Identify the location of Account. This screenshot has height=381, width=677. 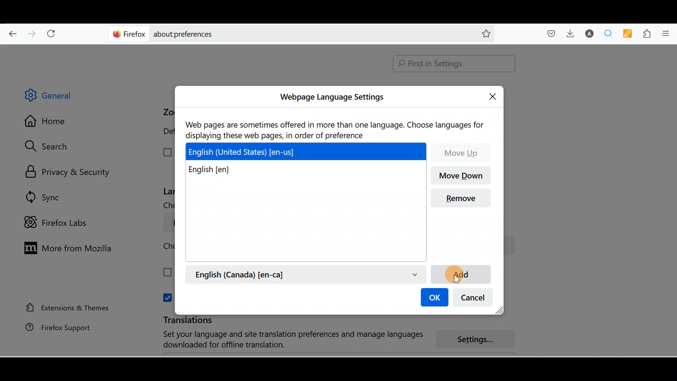
(588, 34).